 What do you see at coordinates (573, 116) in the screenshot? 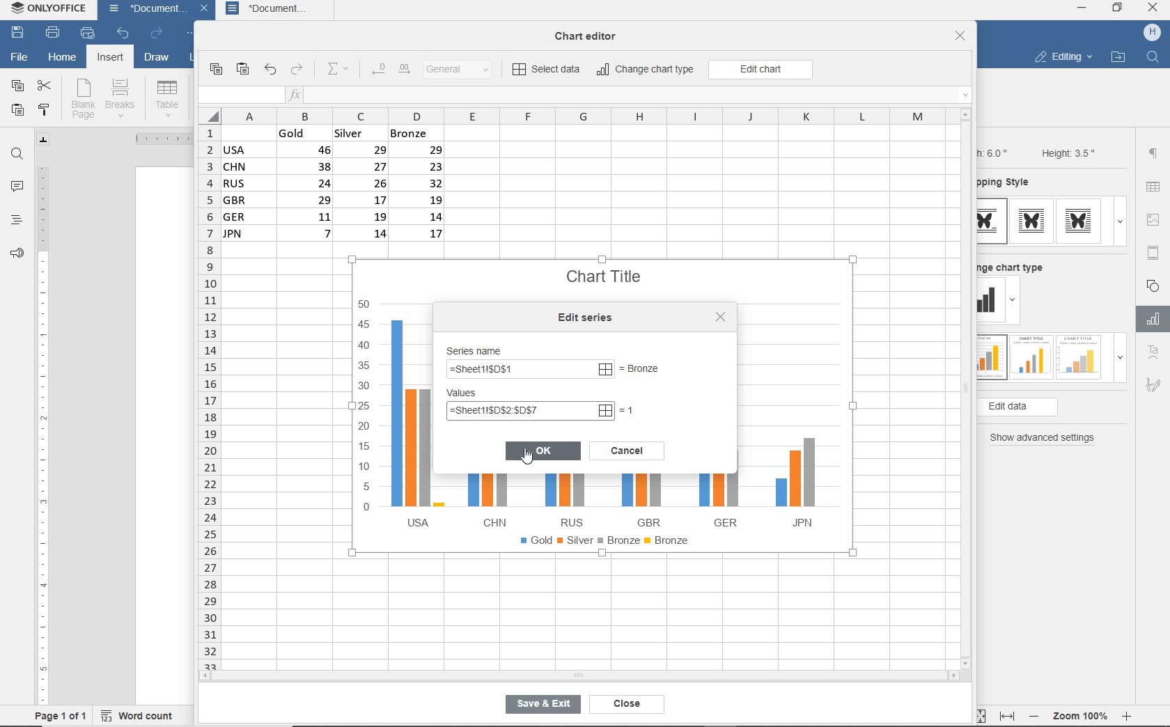
I see `columns` at bounding box center [573, 116].